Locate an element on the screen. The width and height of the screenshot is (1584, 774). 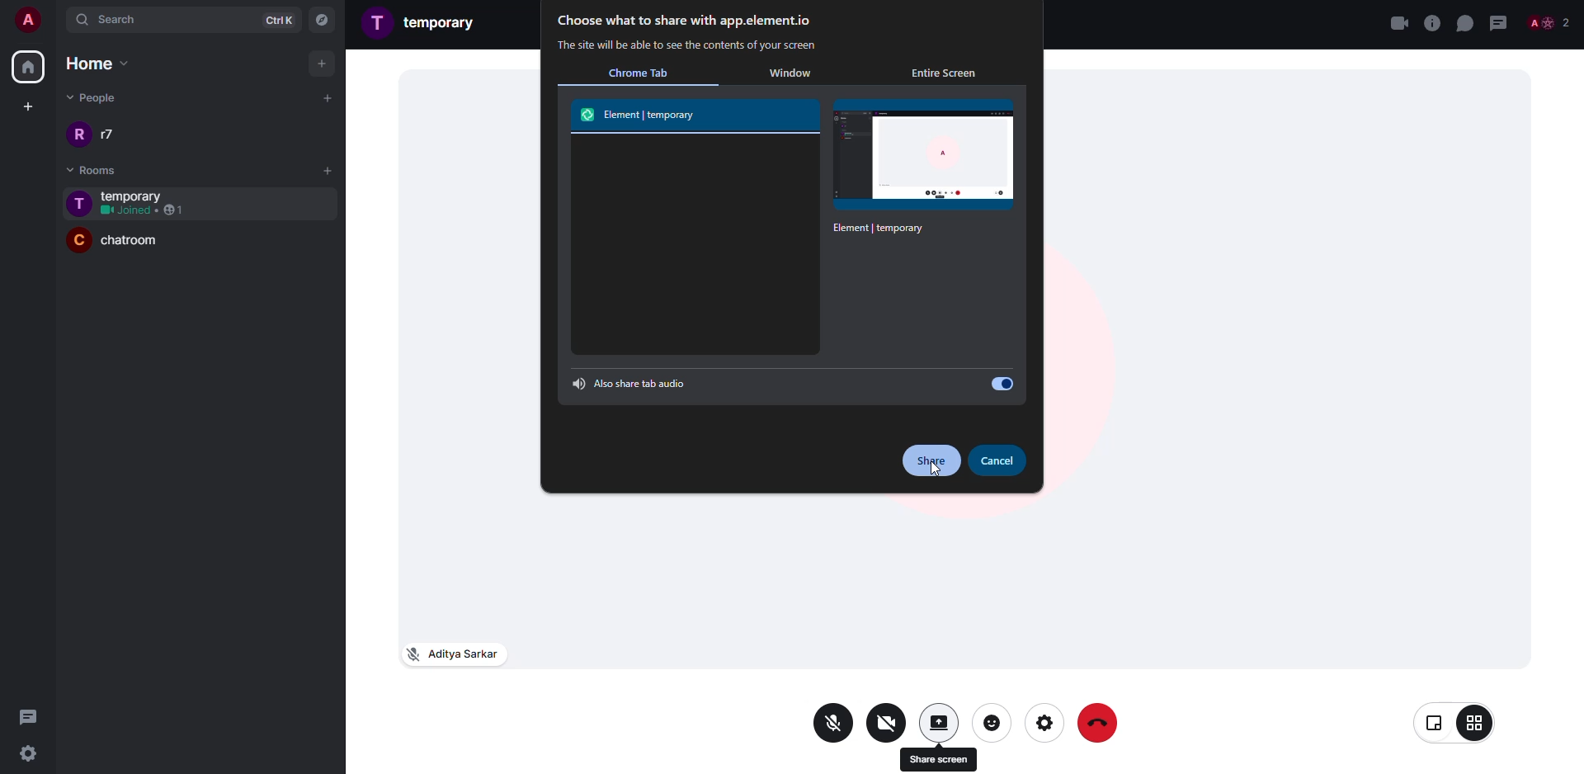
room is located at coordinates (444, 21).